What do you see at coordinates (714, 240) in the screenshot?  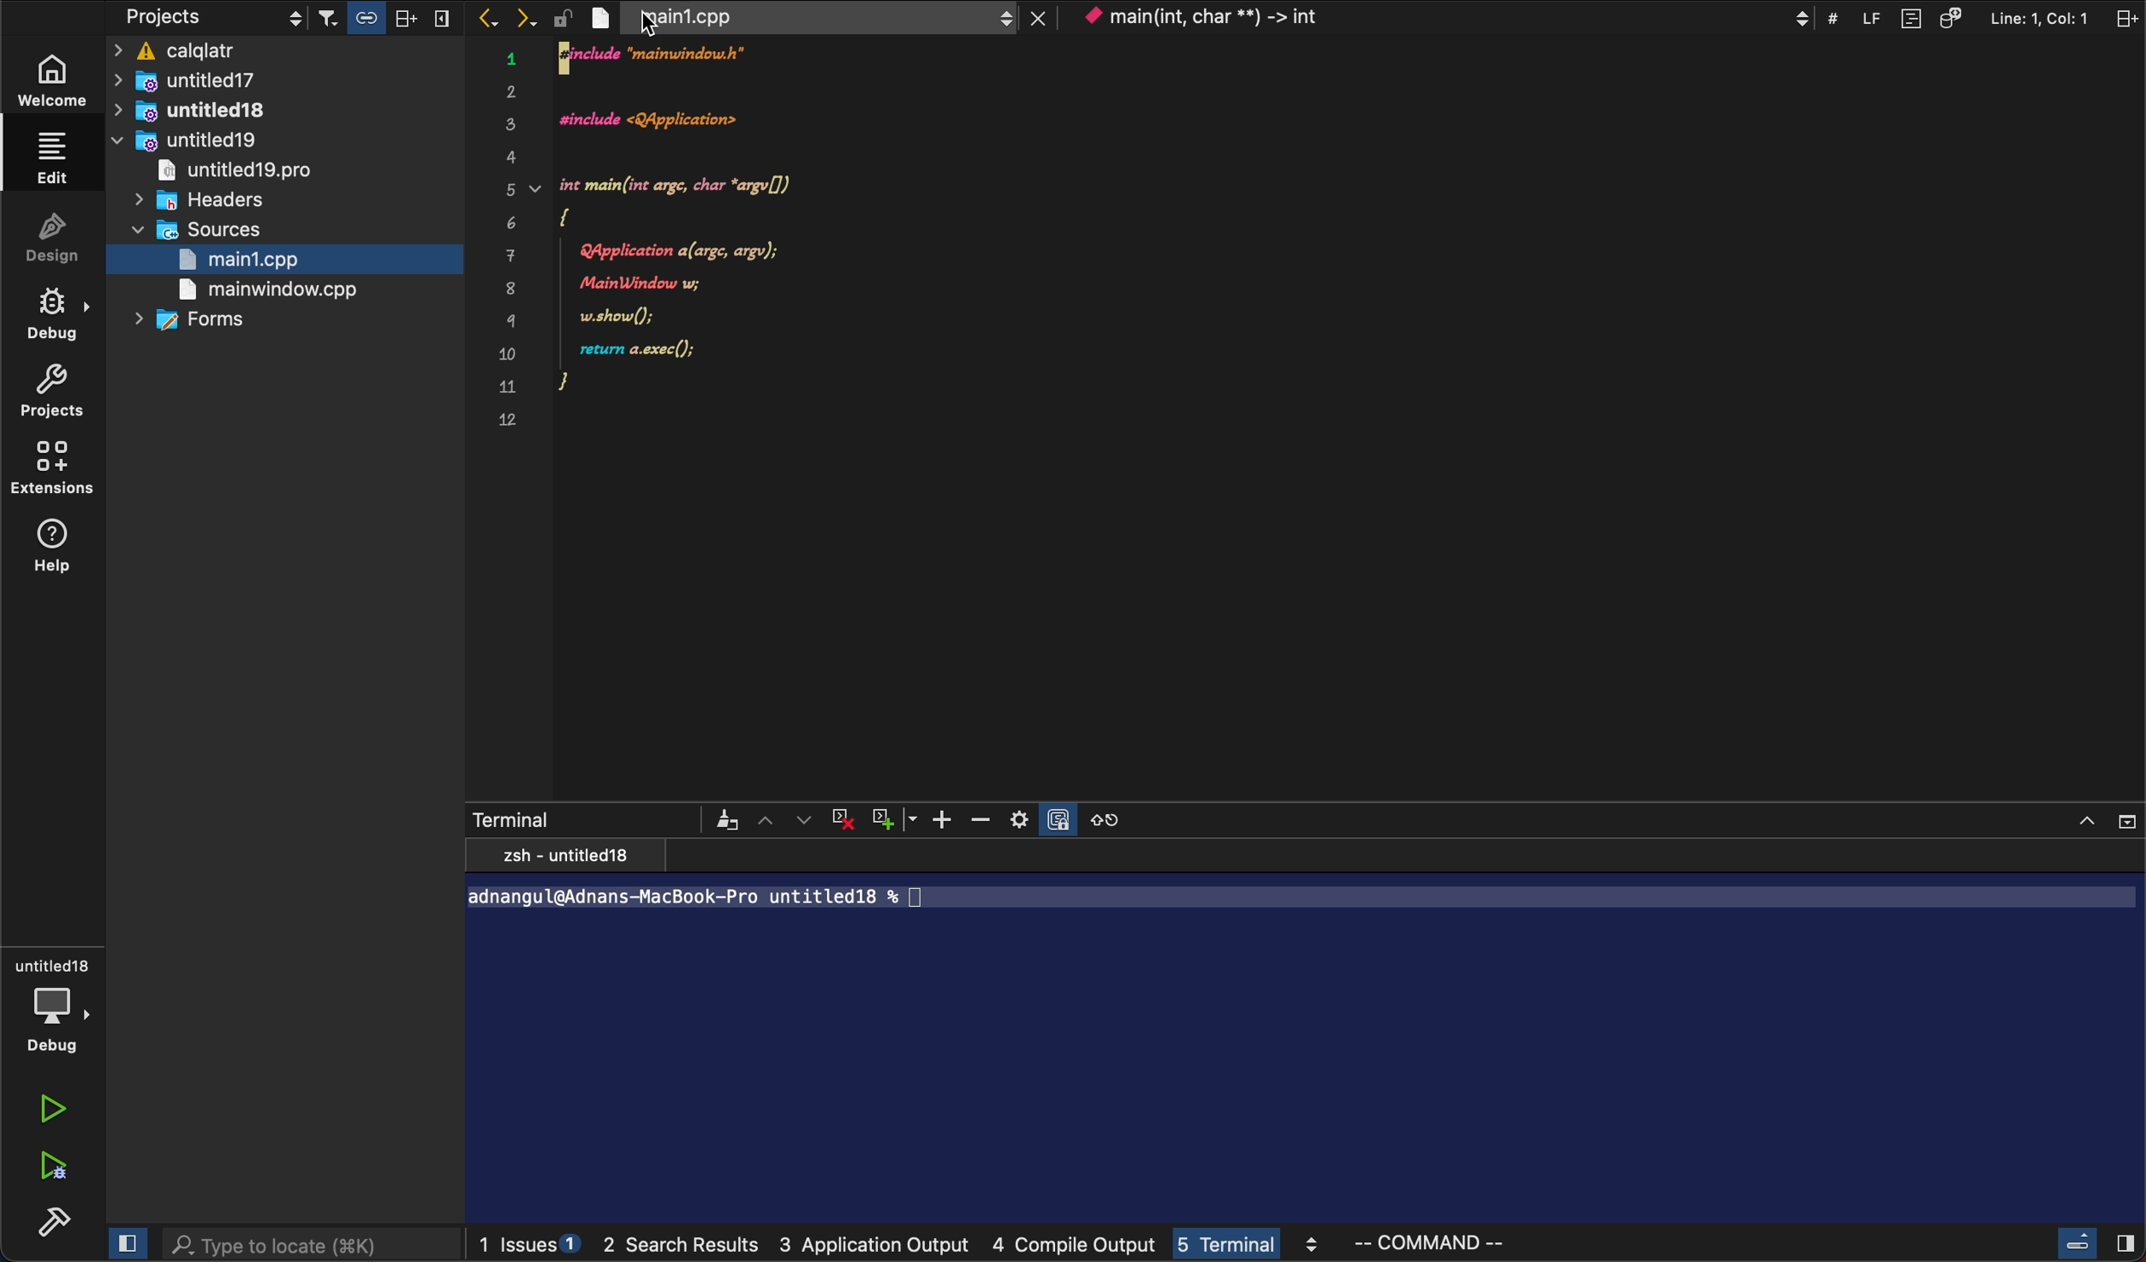 I see `code` at bounding box center [714, 240].